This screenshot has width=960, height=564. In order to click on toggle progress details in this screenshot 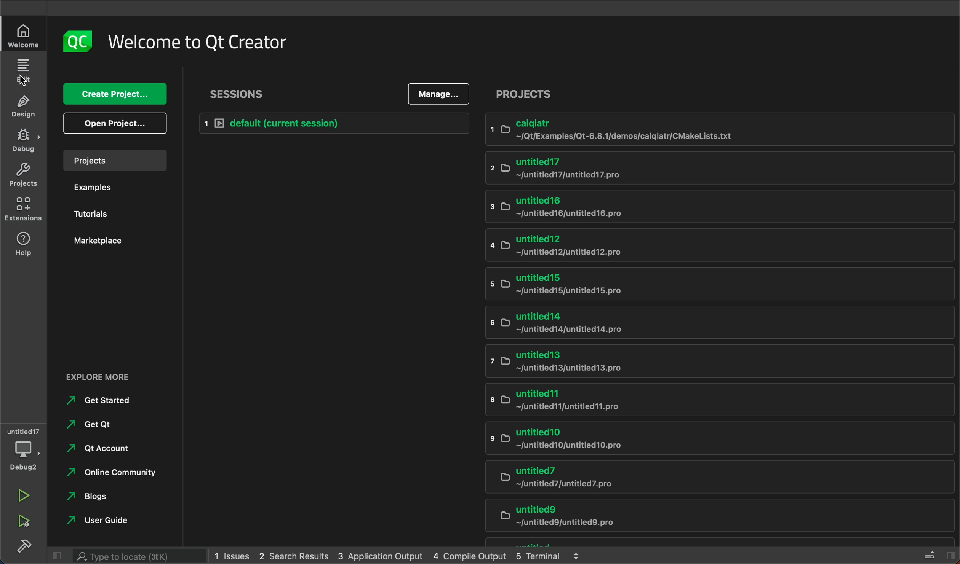, I will do `click(930, 556)`.